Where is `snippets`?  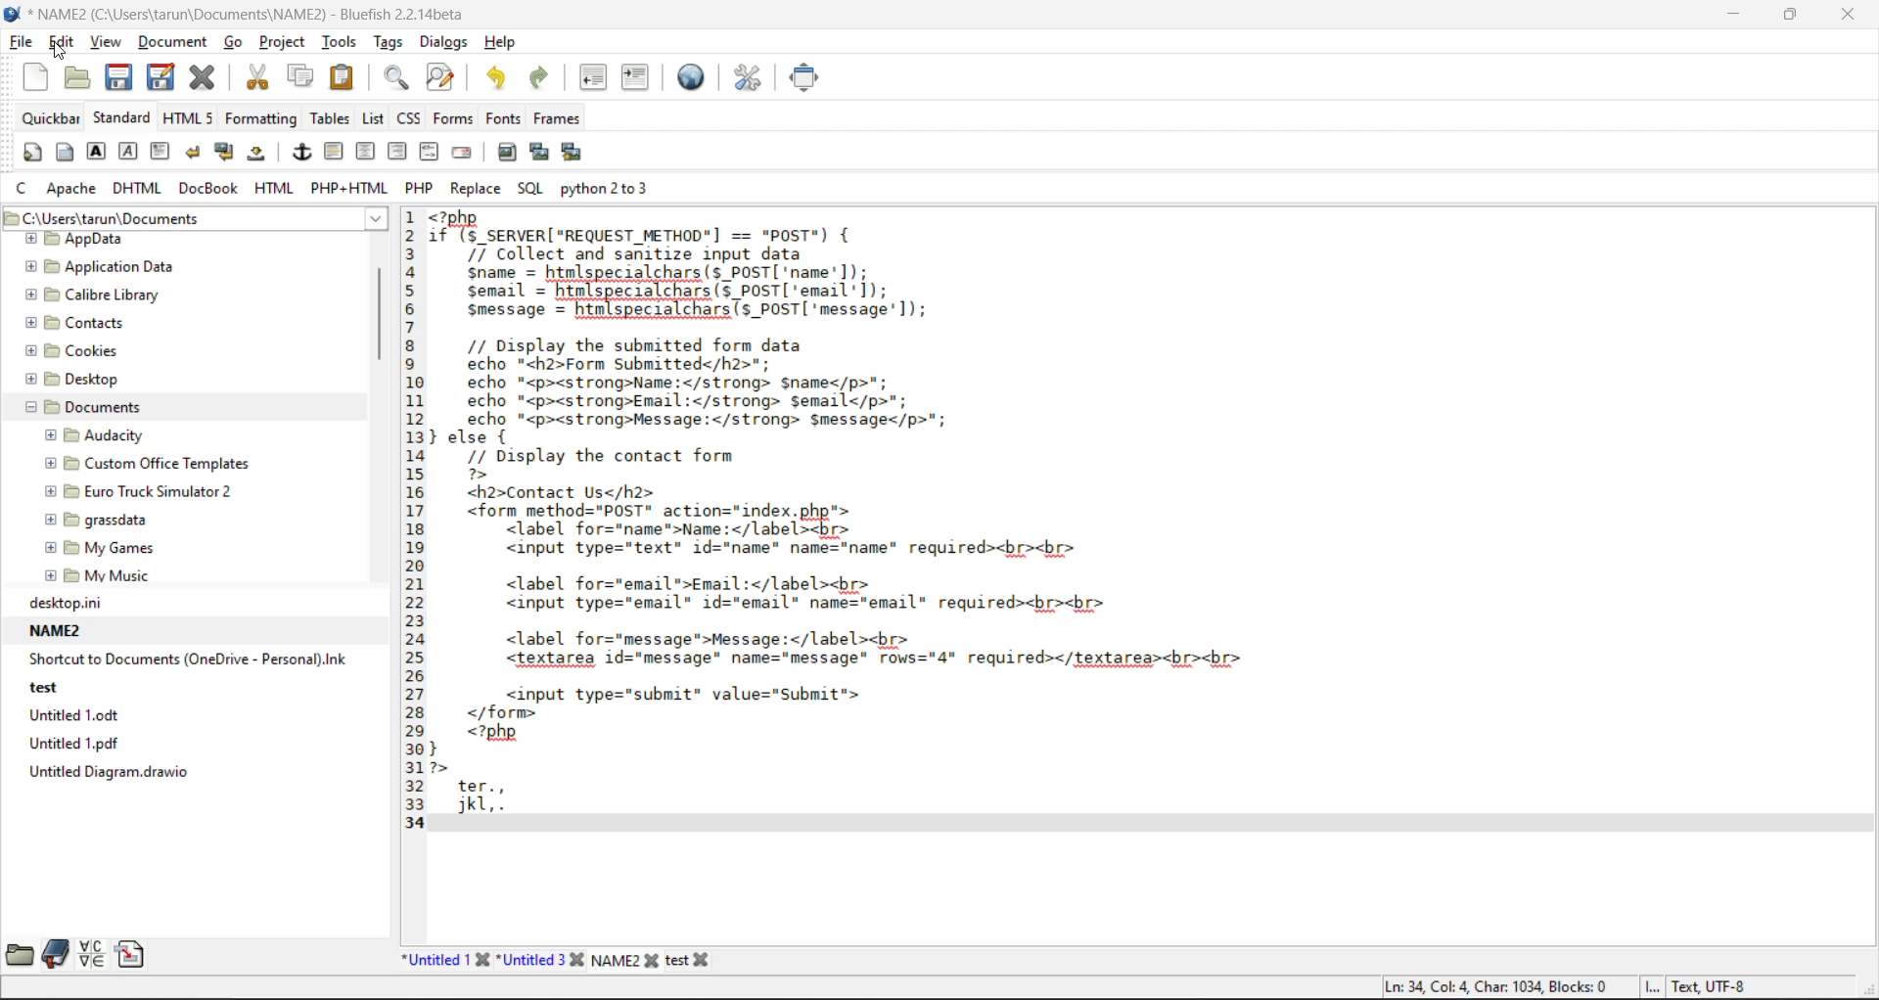
snippets is located at coordinates (129, 956).